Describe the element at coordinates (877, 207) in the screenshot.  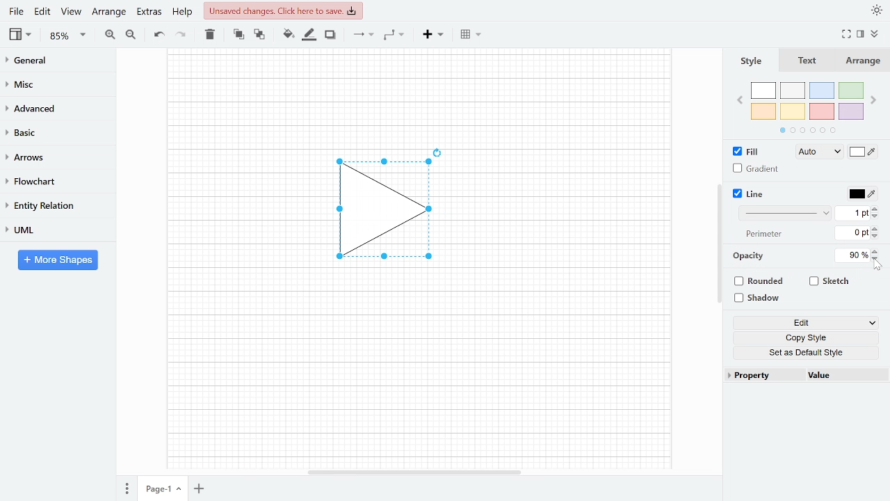
I see `INcrease line width` at that location.